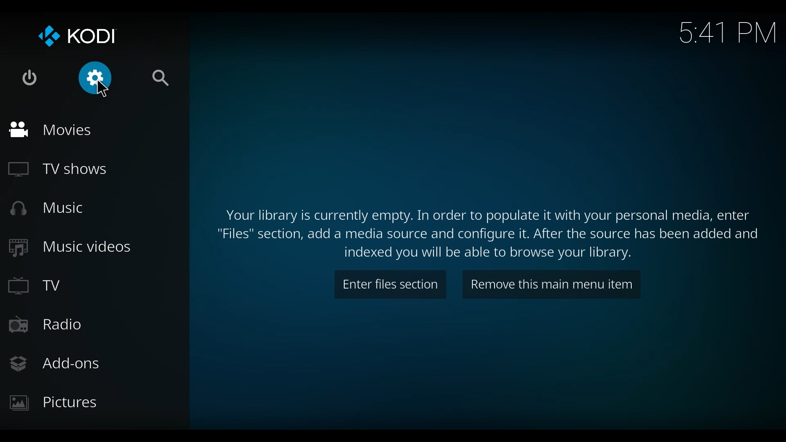 The height and width of the screenshot is (442, 786). What do you see at coordinates (163, 78) in the screenshot?
I see `search` at bounding box center [163, 78].